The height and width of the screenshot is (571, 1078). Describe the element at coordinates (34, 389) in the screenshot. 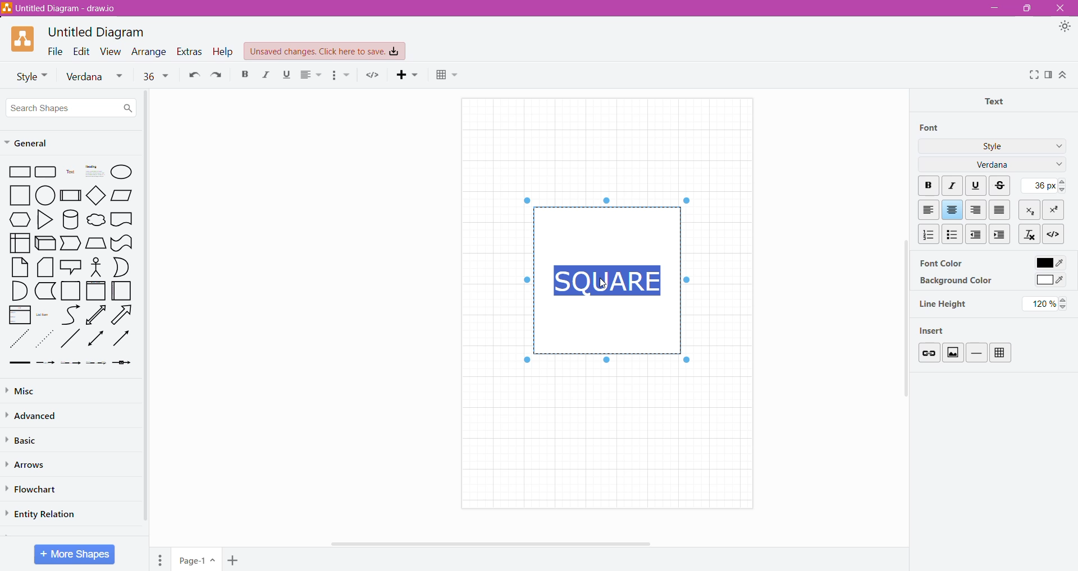

I see `Misc` at that location.